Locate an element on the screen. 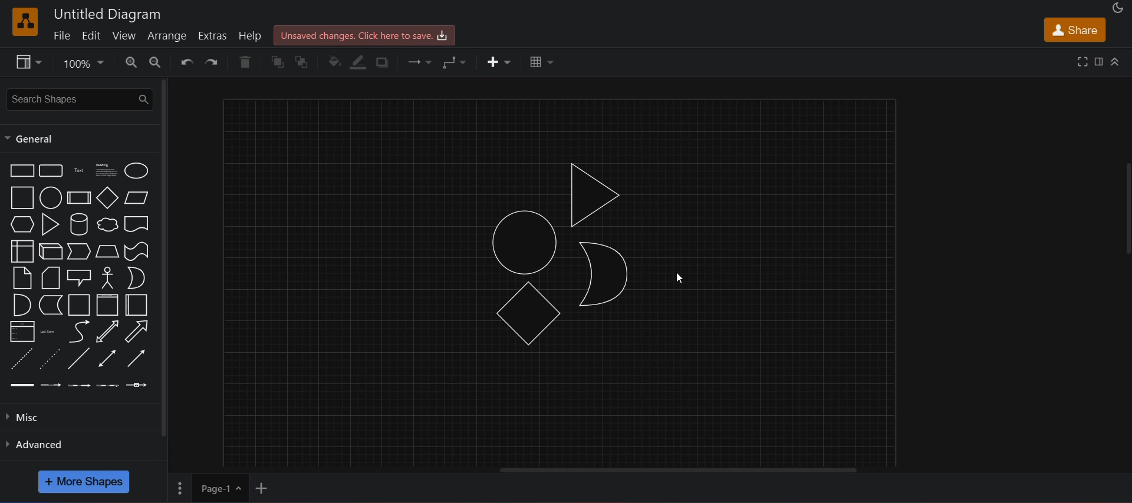 The image size is (1132, 503). page 1  is located at coordinates (208, 487).